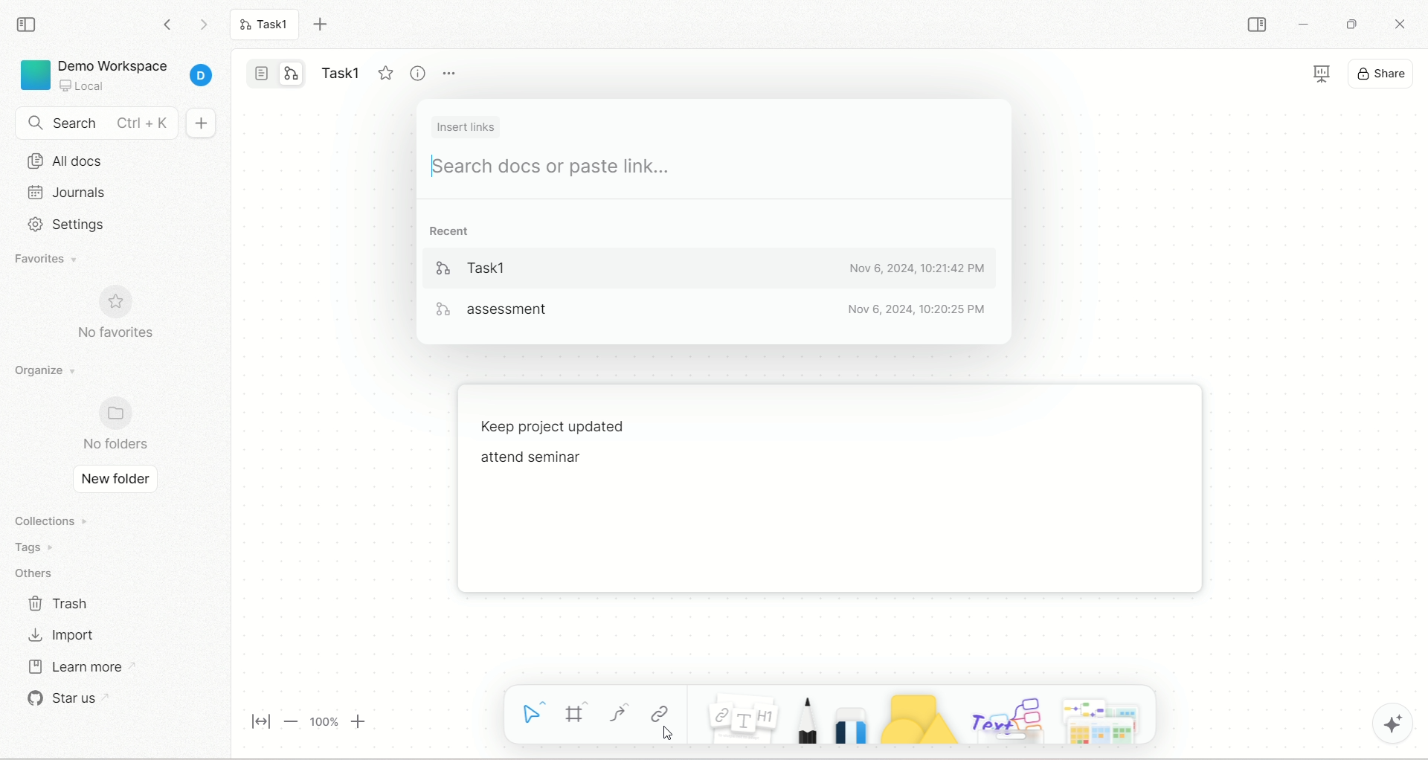 The image size is (1428, 760). What do you see at coordinates (1105, 719) in the screenshot?
I see `template` at bounding box center [1105, 719].